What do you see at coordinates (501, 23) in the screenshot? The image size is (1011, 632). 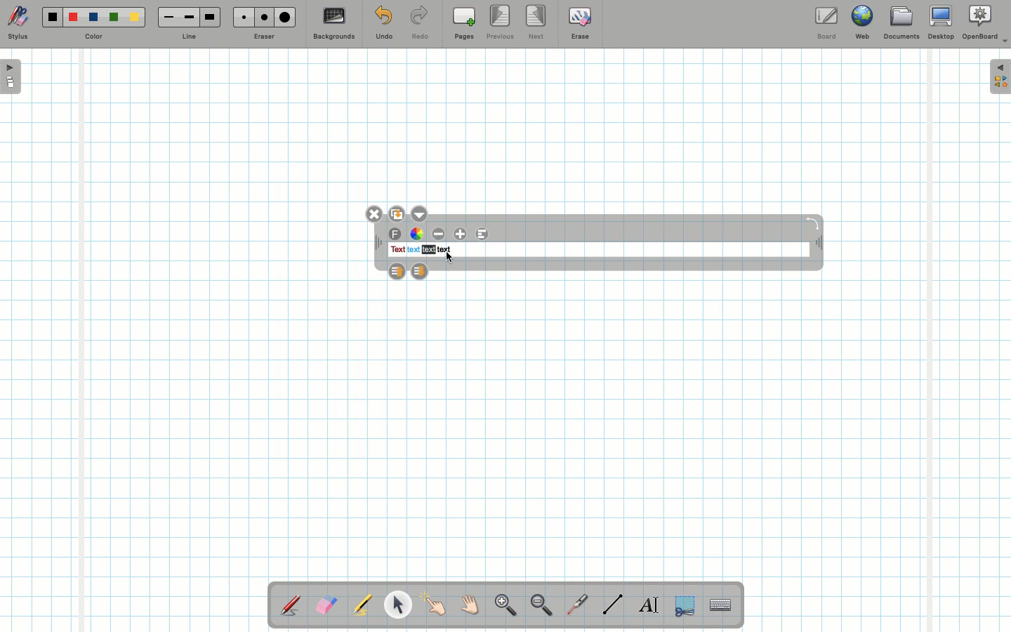 I see `Previous` at bounding box center [501, 23].